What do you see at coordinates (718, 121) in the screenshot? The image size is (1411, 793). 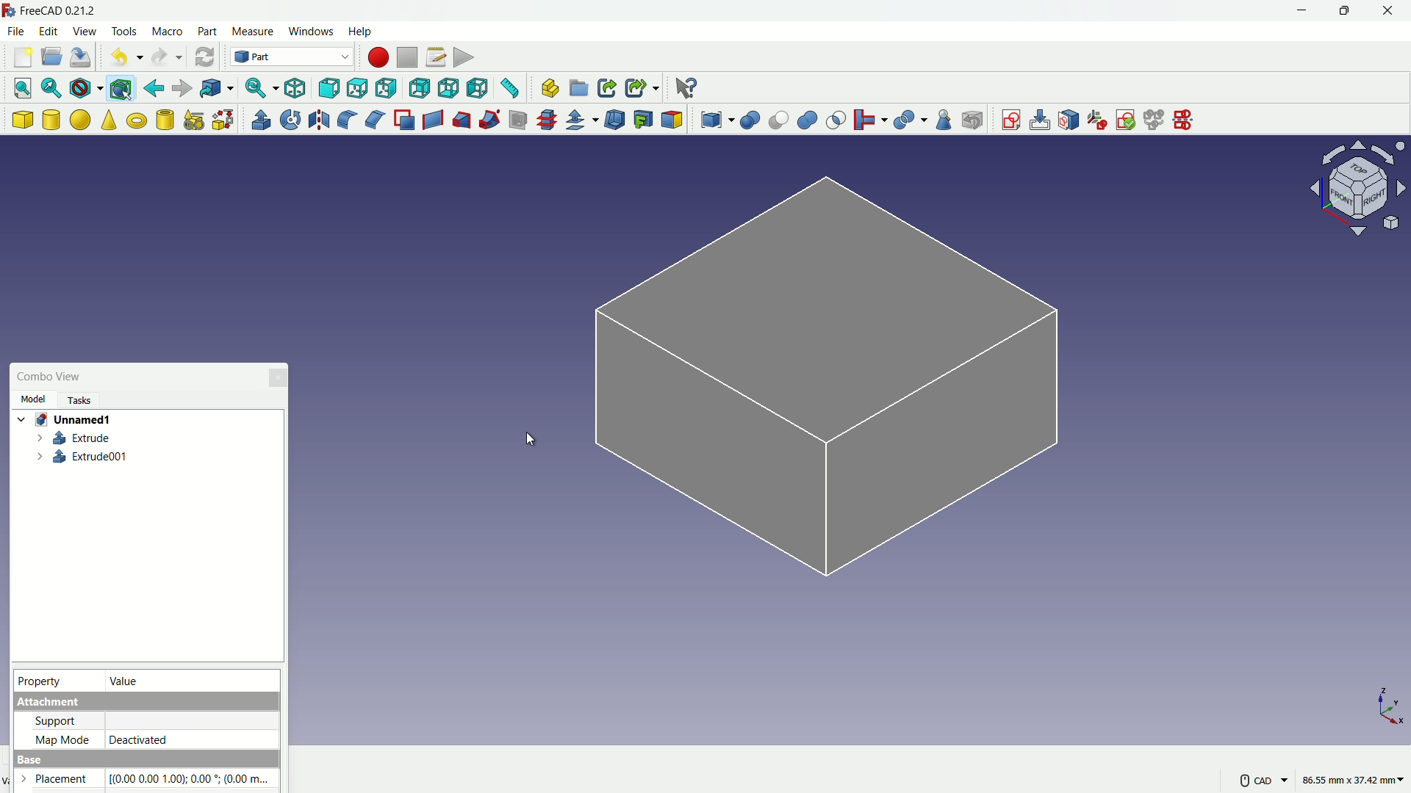 I see `compound tool` at bounding box center [718, 121].